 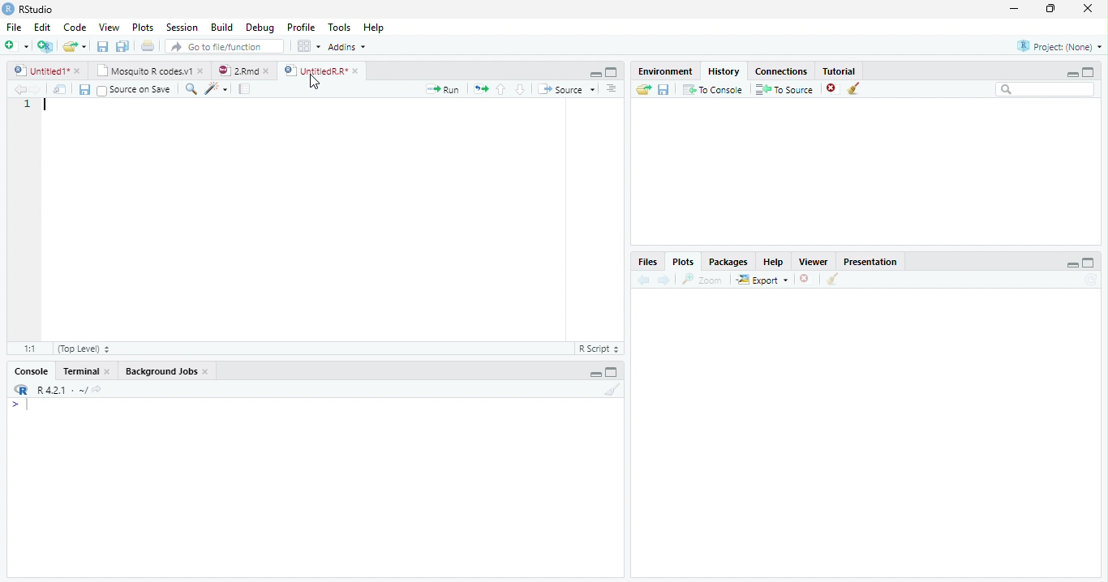 I want to click on Refresh current plot, so click(x=1091, y=280).